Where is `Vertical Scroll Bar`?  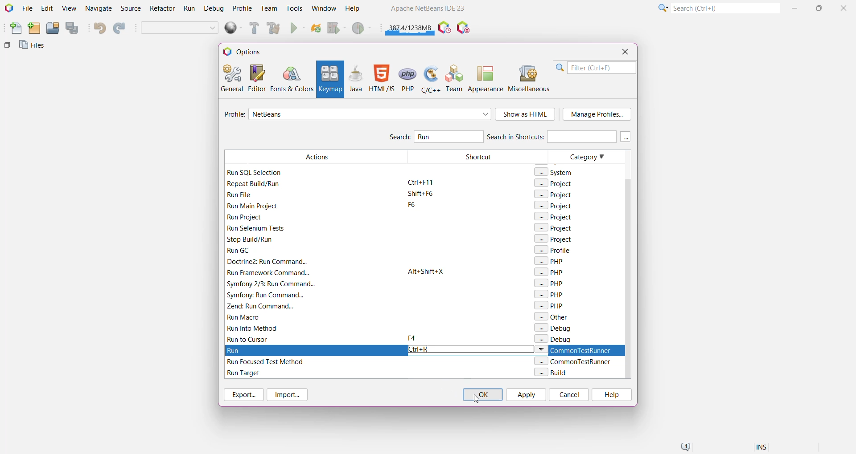
Vertical Scroll Bar is located at coordinates (626, 264).